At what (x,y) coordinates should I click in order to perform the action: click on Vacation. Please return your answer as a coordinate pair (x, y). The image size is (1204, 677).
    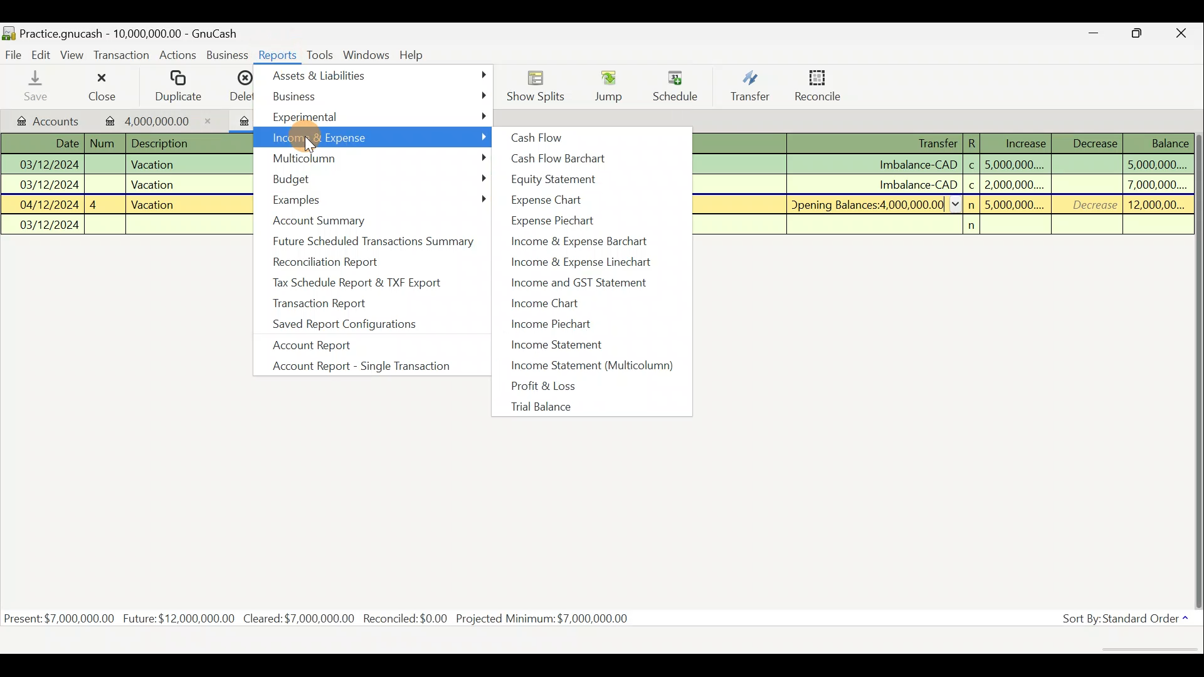
    Looking at the image, I should click on (152, 204).